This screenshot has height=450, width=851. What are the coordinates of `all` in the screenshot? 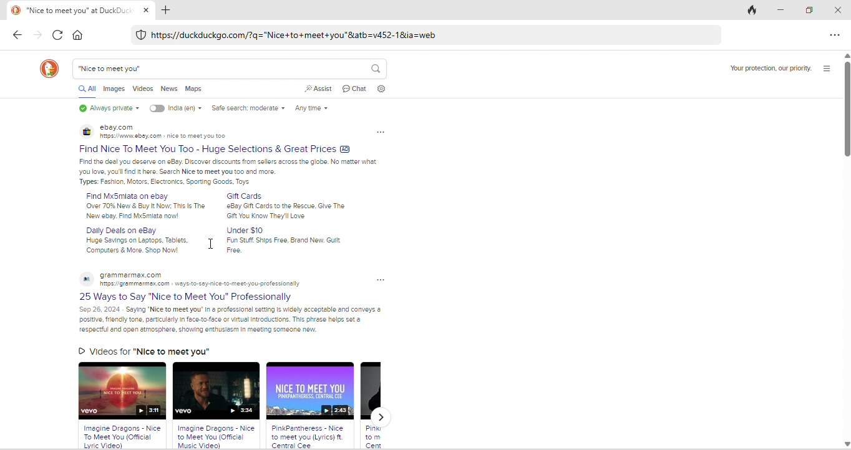 It's located at (87, 90).